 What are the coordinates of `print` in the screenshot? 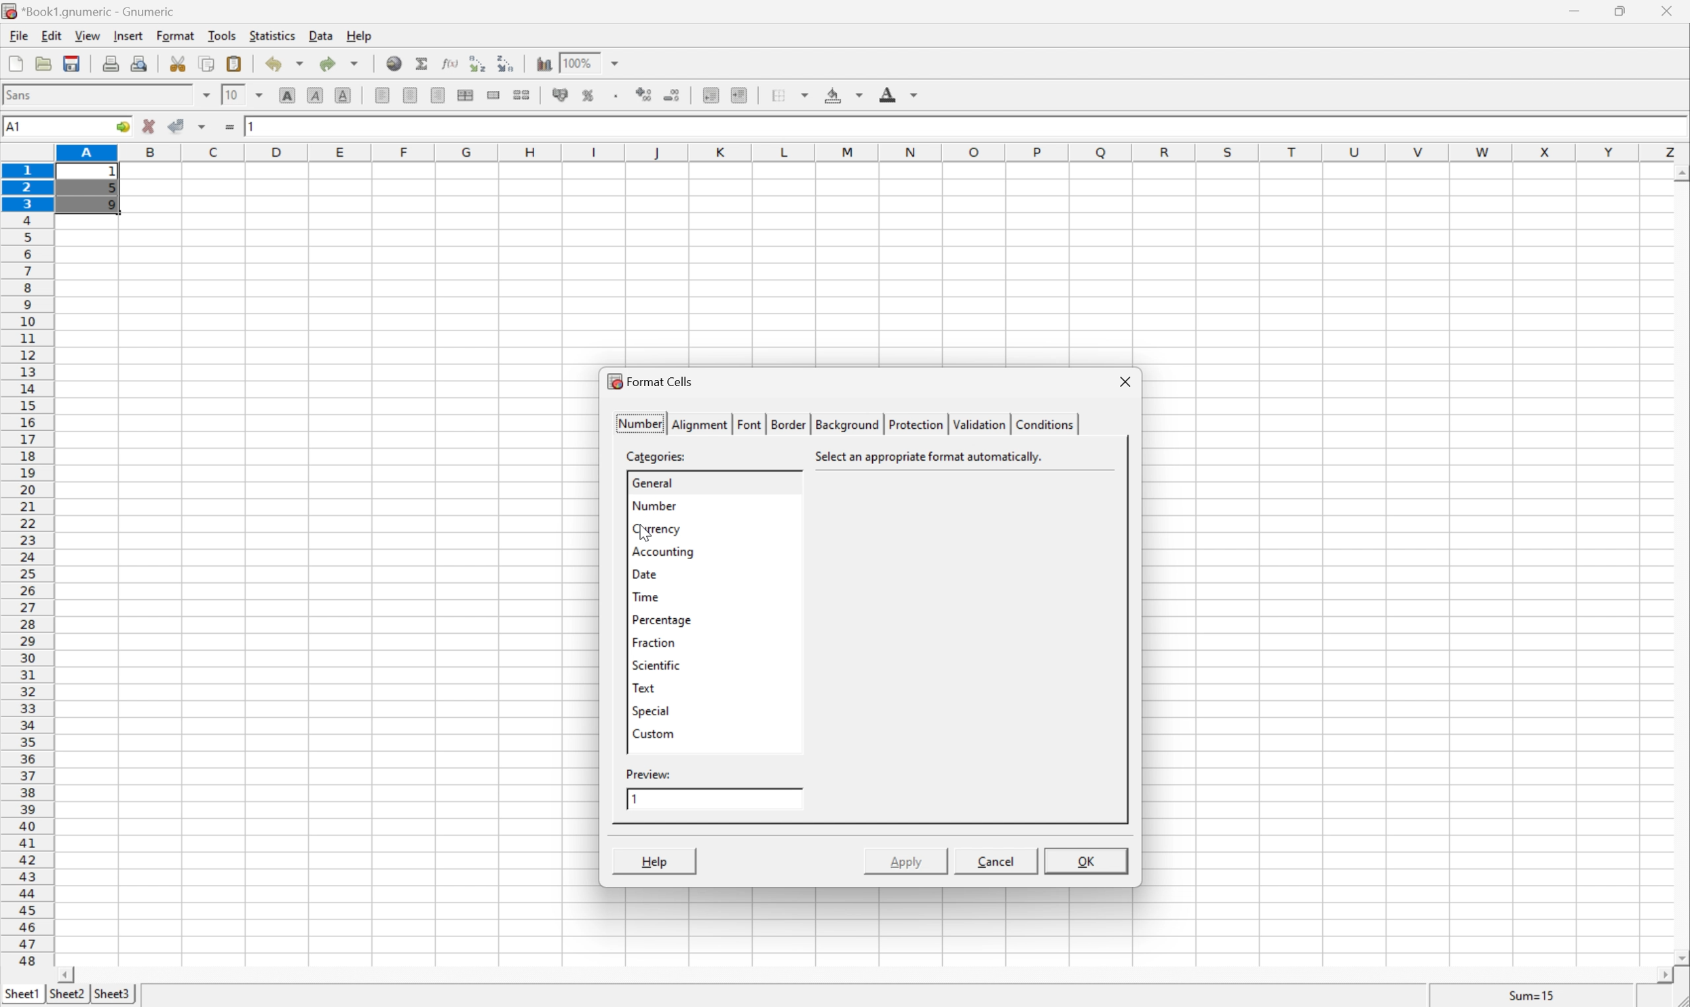 It's located at (109, 61).